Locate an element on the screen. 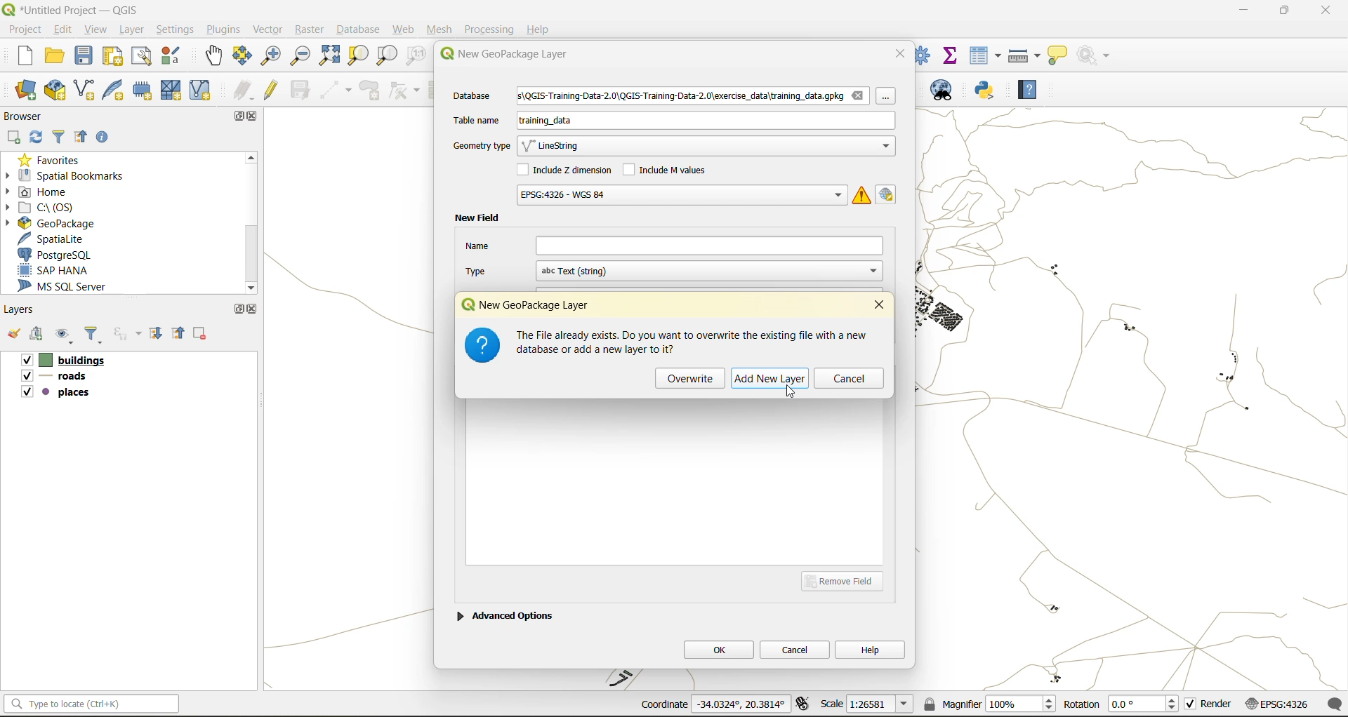 Image resolution: width=1348 pixels, height=717 pixels. collapse all is located at coordinates (84, 138).